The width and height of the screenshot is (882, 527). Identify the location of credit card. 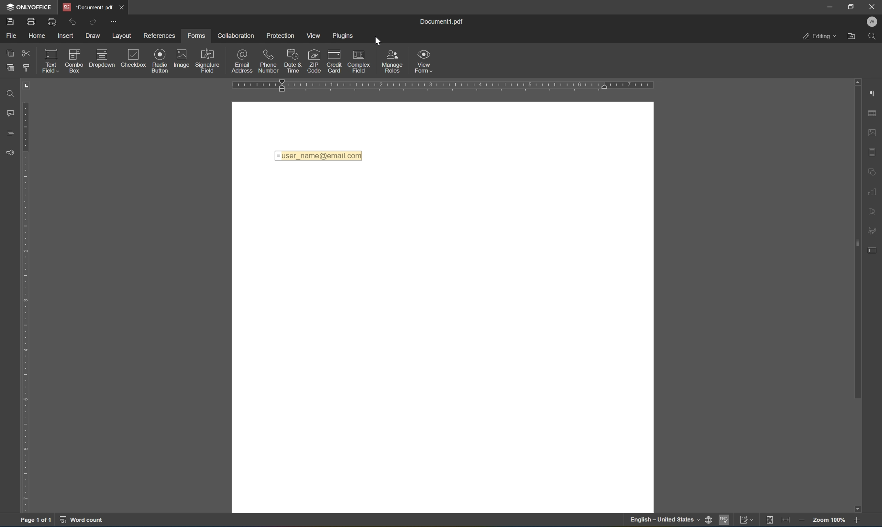
(334, 61).